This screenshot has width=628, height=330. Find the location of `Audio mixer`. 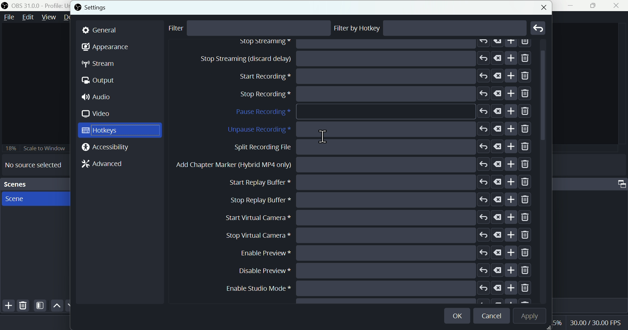

Audio mixer is located at coordinates (620, 182).